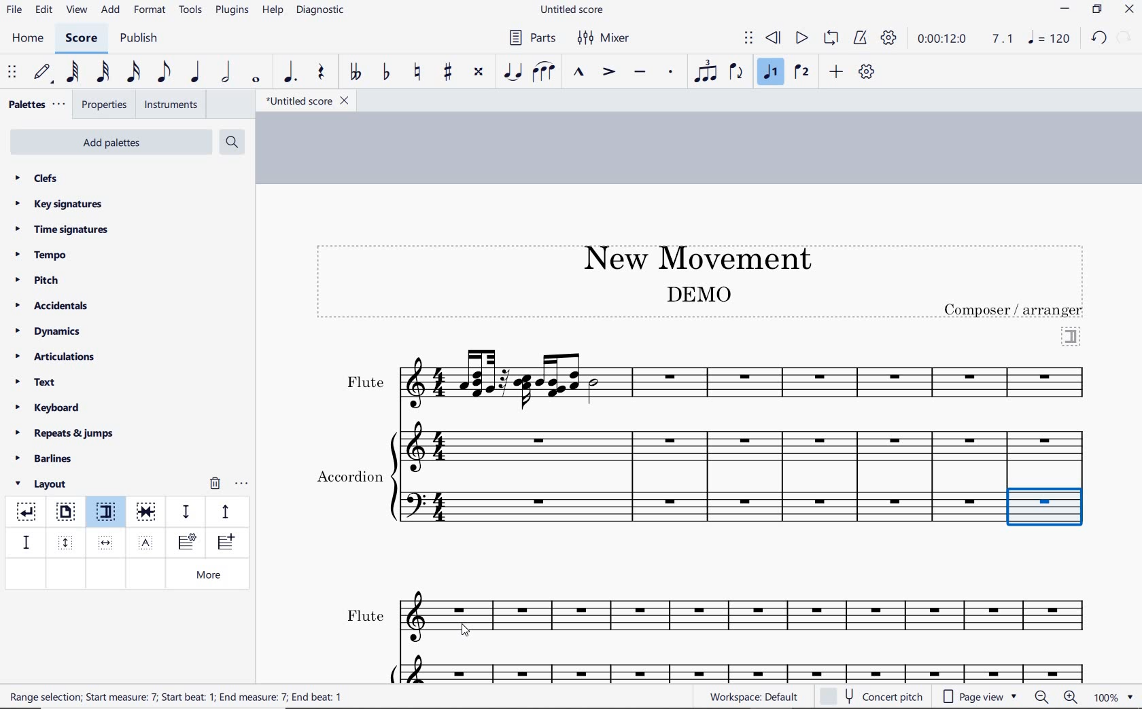  Describe the element at coordinates (211, 576) in the screenshot. I see `more` at that location.